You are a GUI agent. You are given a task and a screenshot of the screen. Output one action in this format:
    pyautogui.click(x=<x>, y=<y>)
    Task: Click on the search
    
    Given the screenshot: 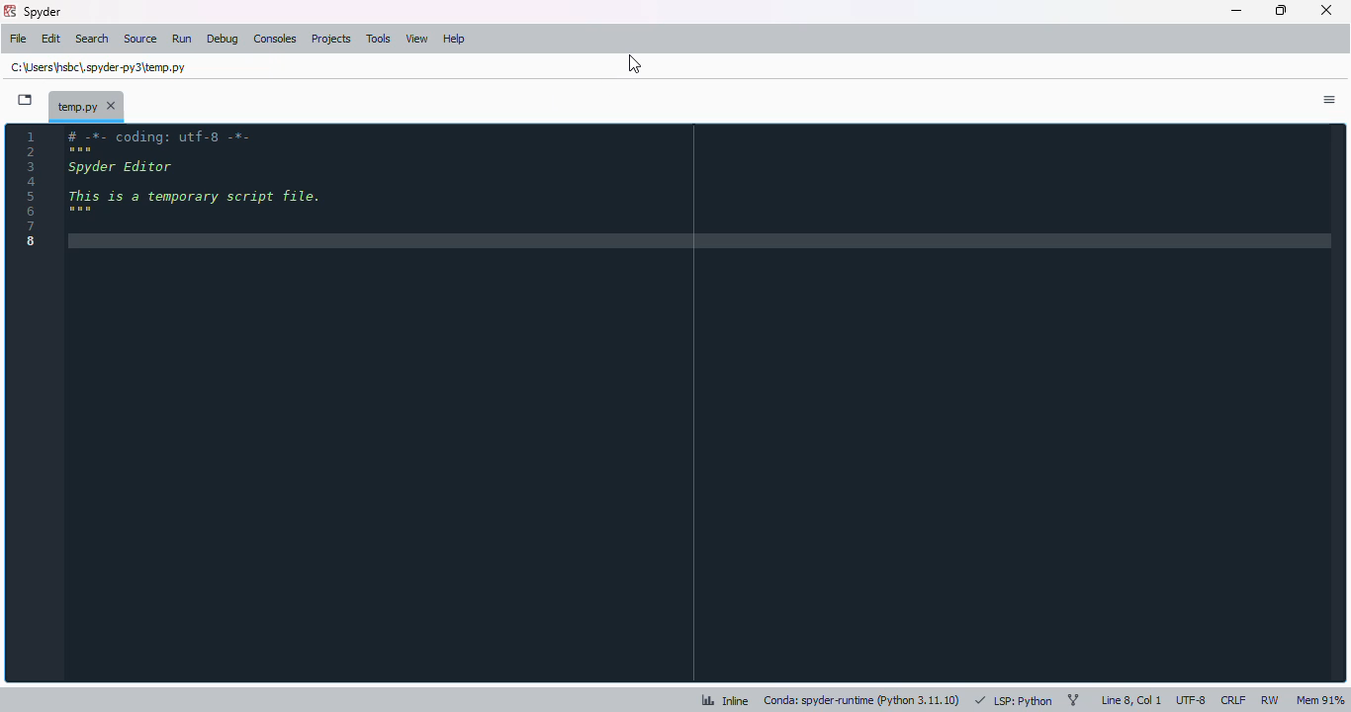 What is the action you would take?
    pyautogui.click(x=93, y=39)
    